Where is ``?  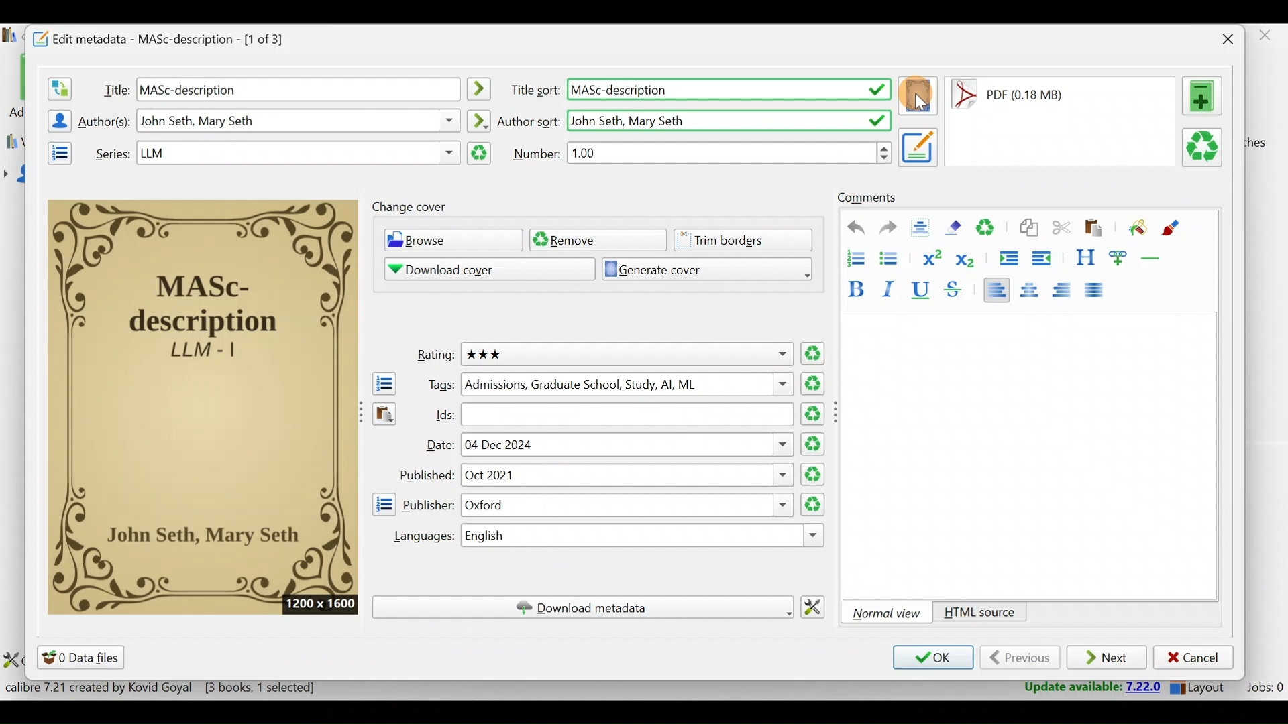  is located at coordinates (297, 153).